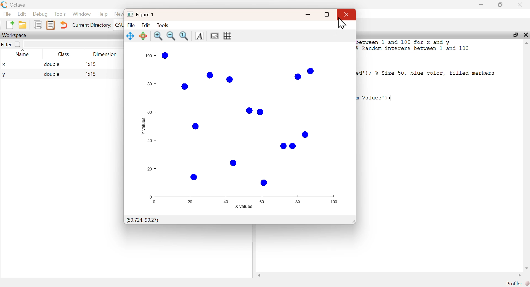  What do you see at coordinates (7, 14) in the screenshot?
I see `File` at bounding box center [7, 14].